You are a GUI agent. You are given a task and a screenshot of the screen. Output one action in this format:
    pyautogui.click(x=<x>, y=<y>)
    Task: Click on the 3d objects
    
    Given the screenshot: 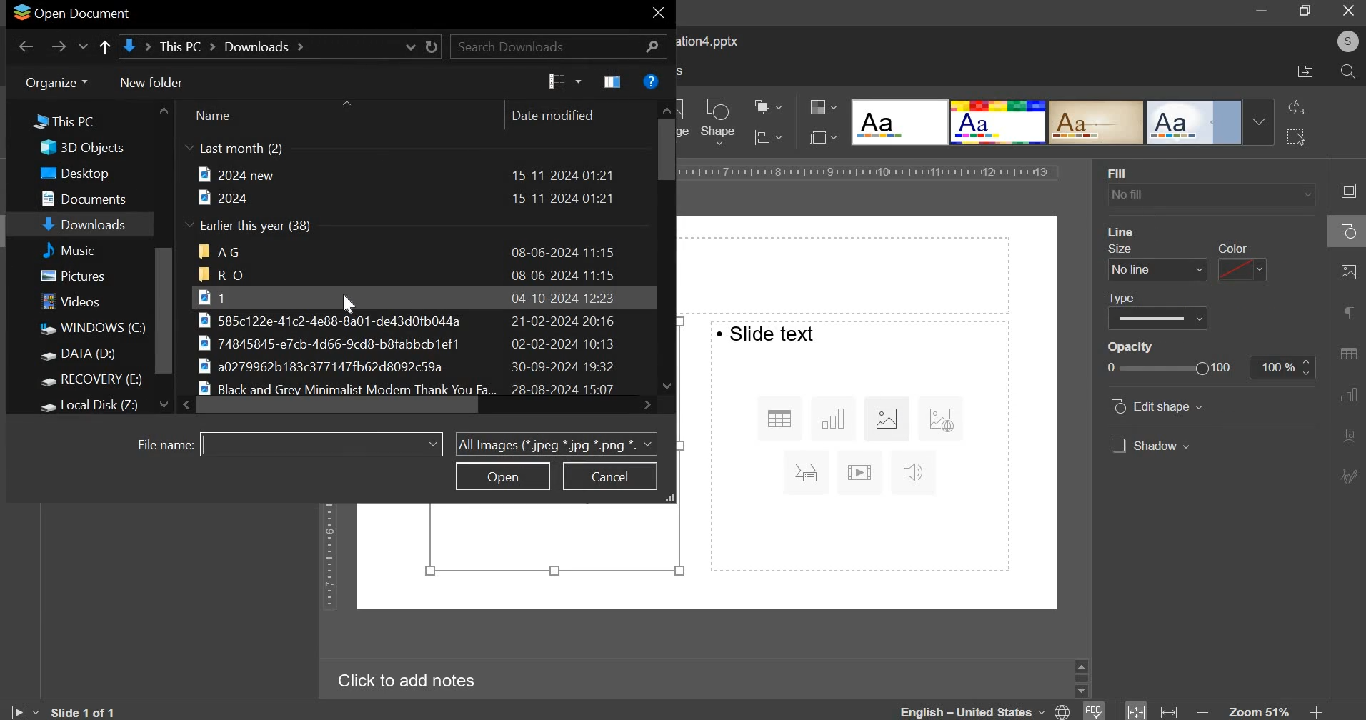 What is the action you would take?
    pyautogui.click(x=87, y=148)
    